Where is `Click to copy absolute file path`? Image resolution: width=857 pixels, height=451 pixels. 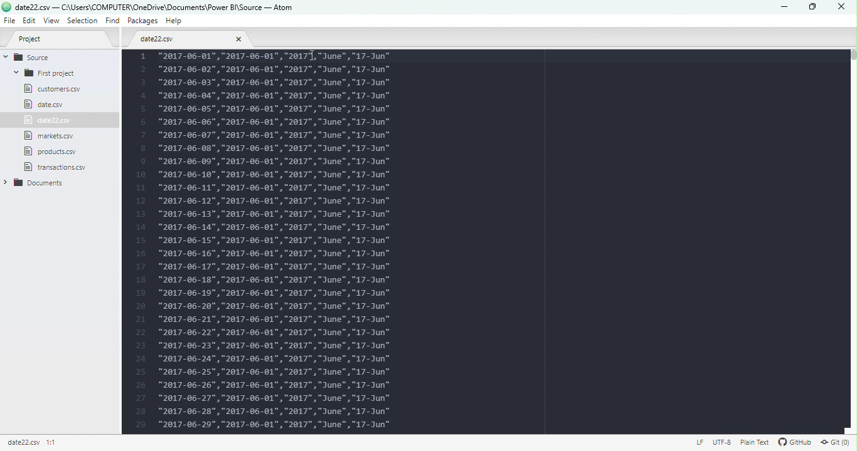
Click to copy absolute file path is located at coordinates (24, 442).